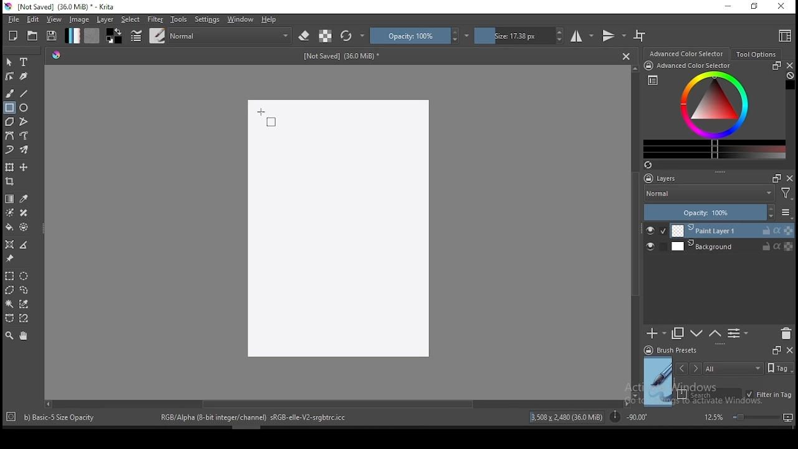 The height and width of the screenshot is (449, 798). Describe the element at coordinates (656, 231) in the screenshot. I see `layer visibility on/off` at that location.